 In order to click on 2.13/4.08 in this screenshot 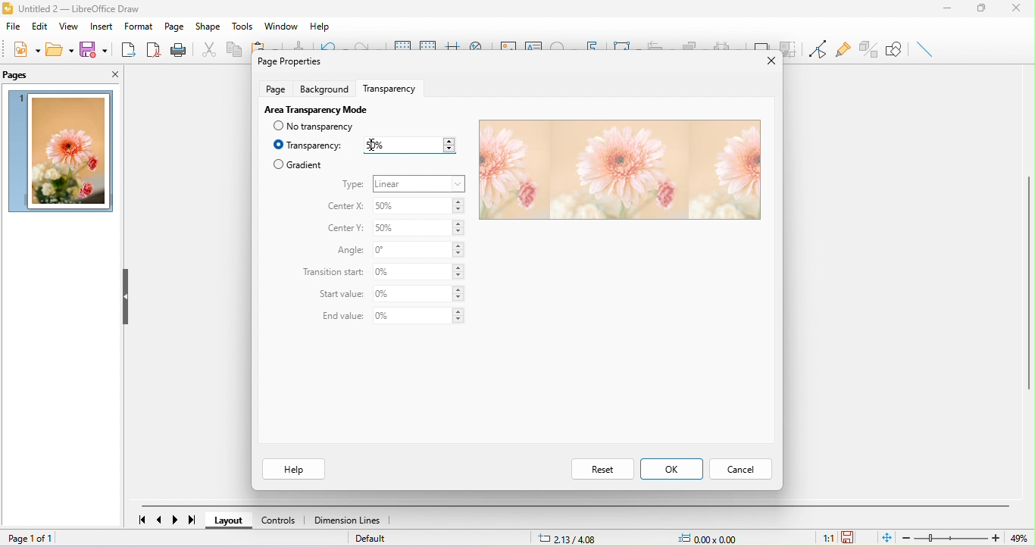, I will do `click(571, 539)`.